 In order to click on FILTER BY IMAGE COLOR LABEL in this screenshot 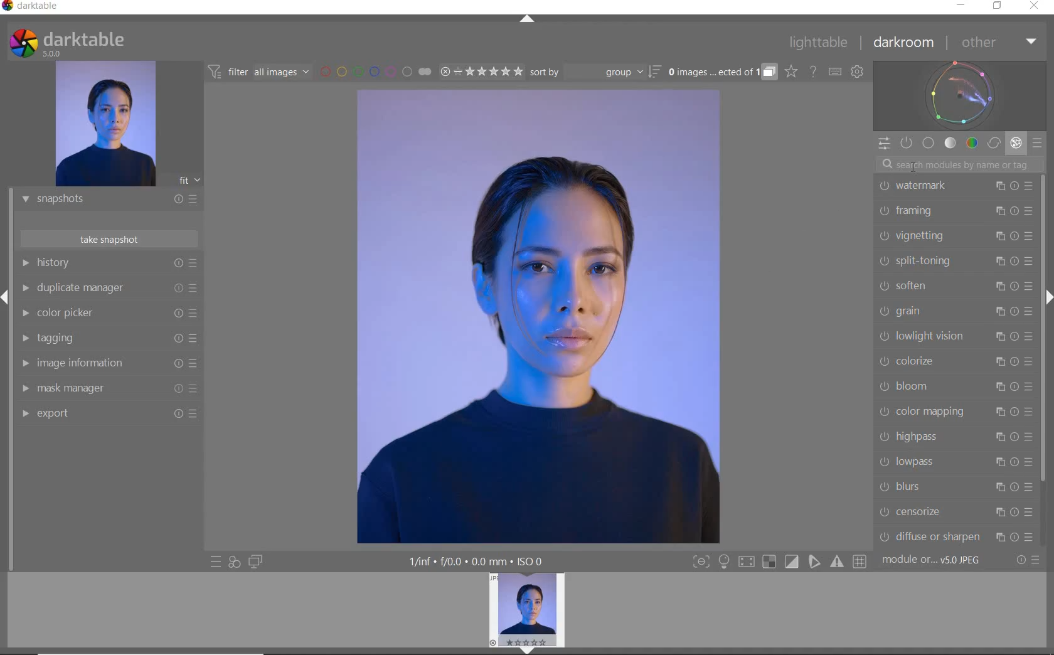, I will do `click(376, 71)`.